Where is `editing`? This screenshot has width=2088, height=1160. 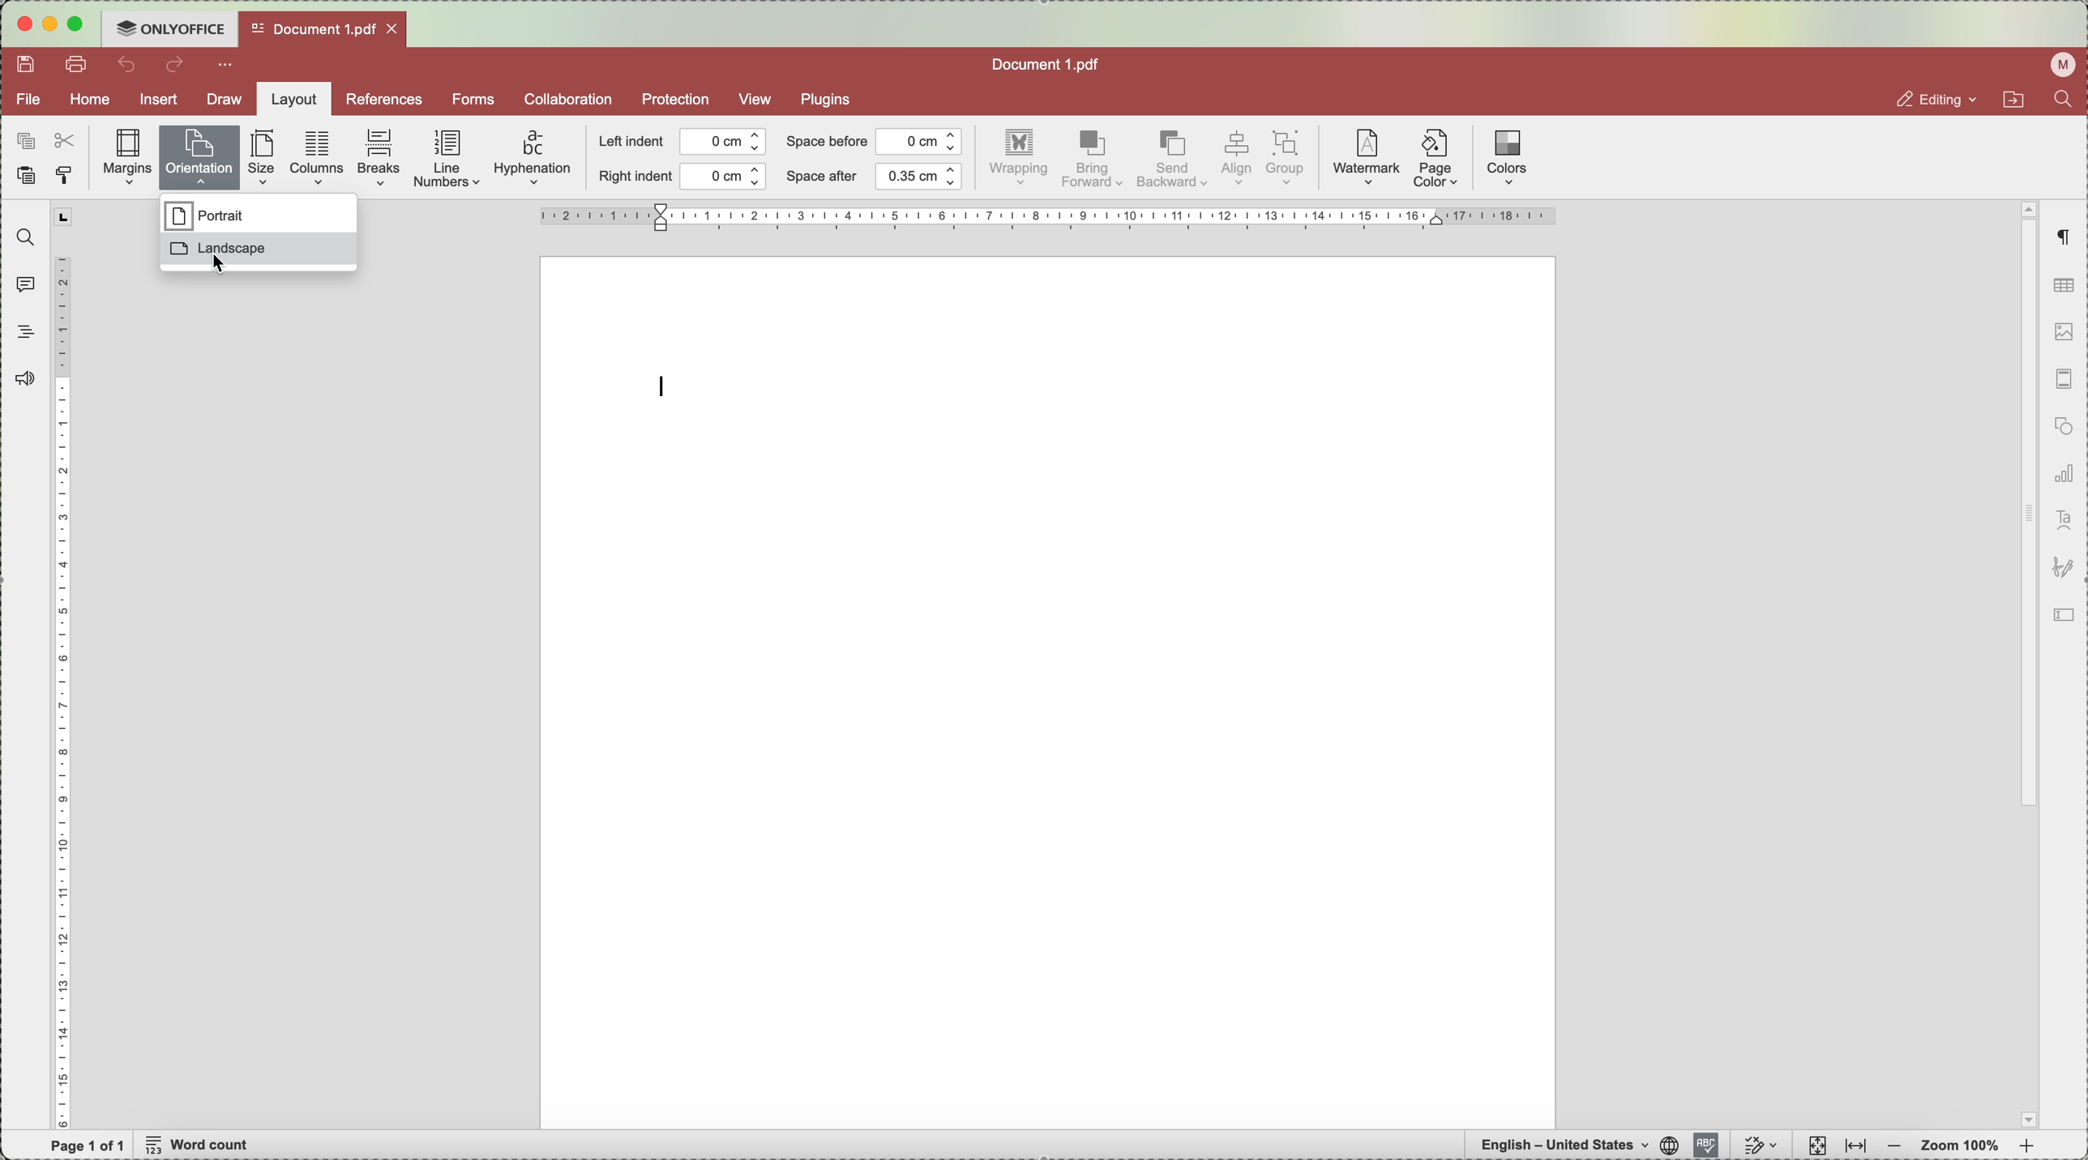 editing is located at coordinates (1921, 99).